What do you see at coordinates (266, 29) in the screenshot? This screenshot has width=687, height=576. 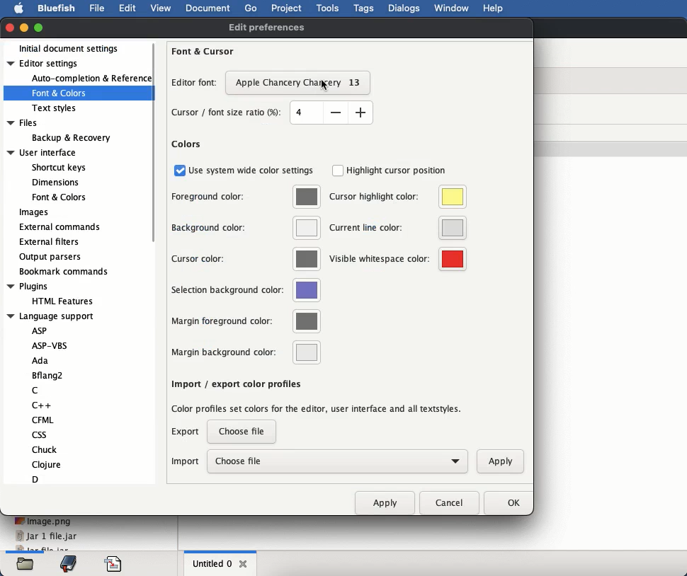 I see `edit preferences ` at bounding box center [266, 29].